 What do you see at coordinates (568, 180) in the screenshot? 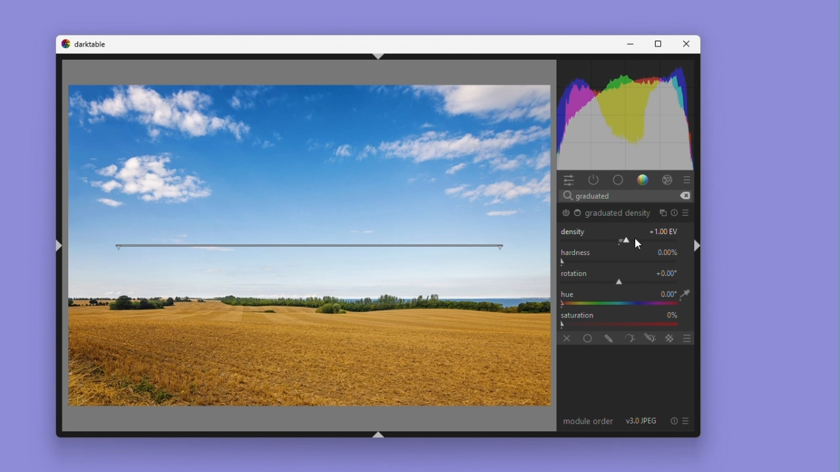
I see `Quick access` at bounding box center [568, 180].